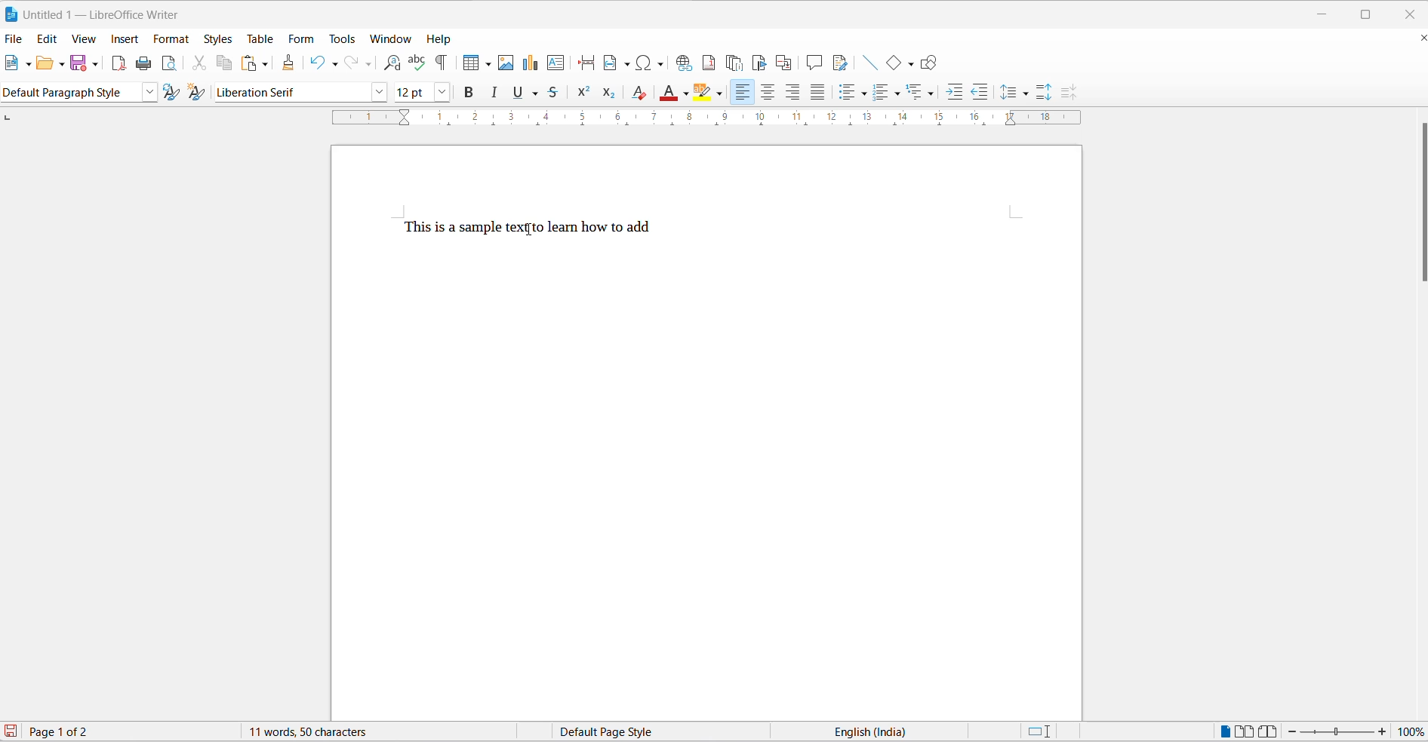 This screenshot has height=742, width=1428. Describe the element at coordinates (953, 90) in the screenshot. I see `increase indent` at that location.